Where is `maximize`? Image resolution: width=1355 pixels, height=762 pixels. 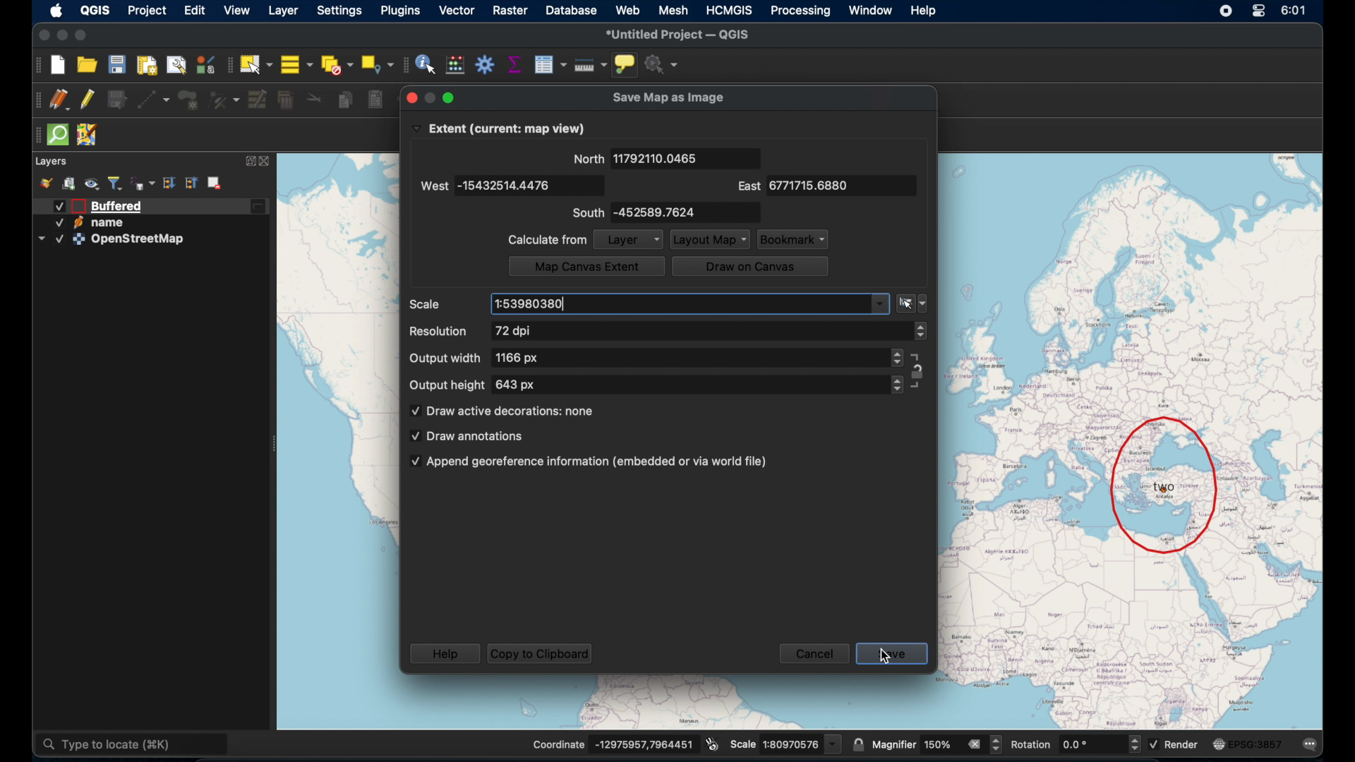 maximize is located at coordinates (431, 97).